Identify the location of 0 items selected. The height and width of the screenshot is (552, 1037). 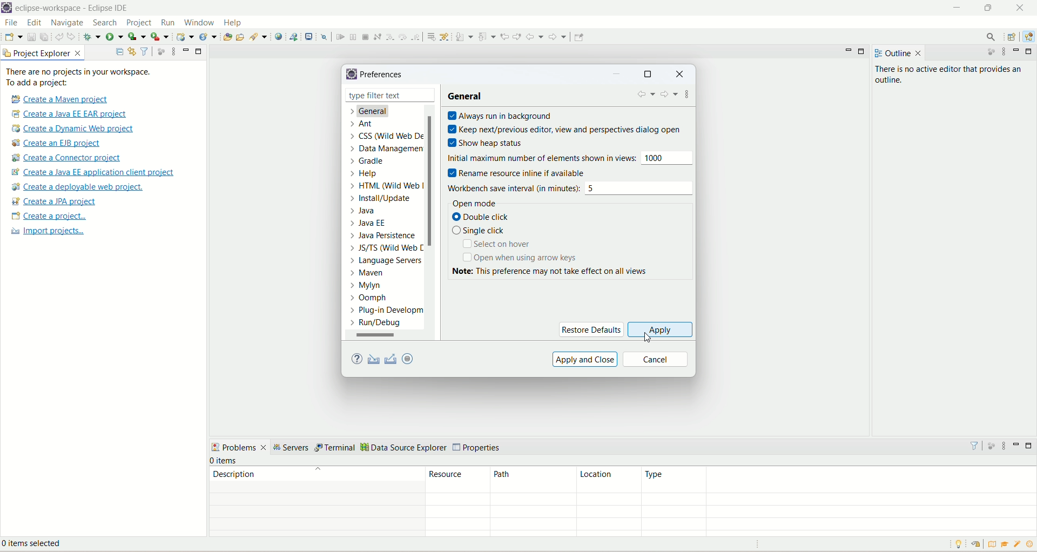
(39, 545).